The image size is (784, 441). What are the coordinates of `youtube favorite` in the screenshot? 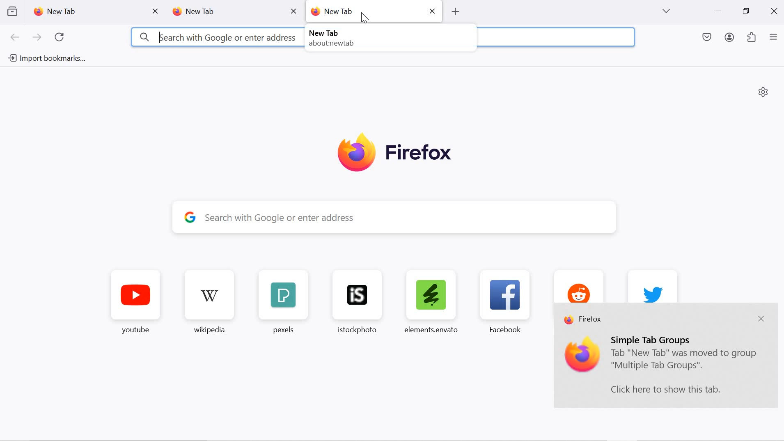 It's located at (136, 304).